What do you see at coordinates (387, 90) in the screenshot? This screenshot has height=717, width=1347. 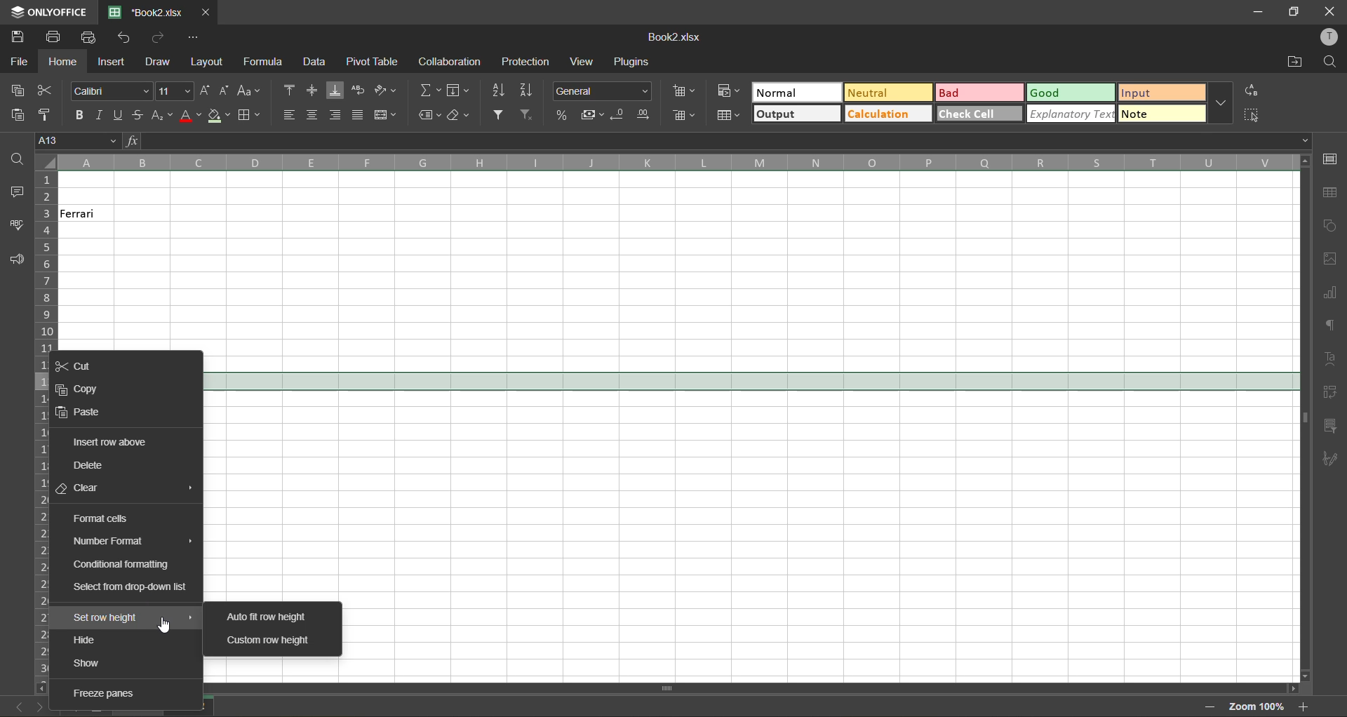 I see `orientation` at bounding box center [387, 90].